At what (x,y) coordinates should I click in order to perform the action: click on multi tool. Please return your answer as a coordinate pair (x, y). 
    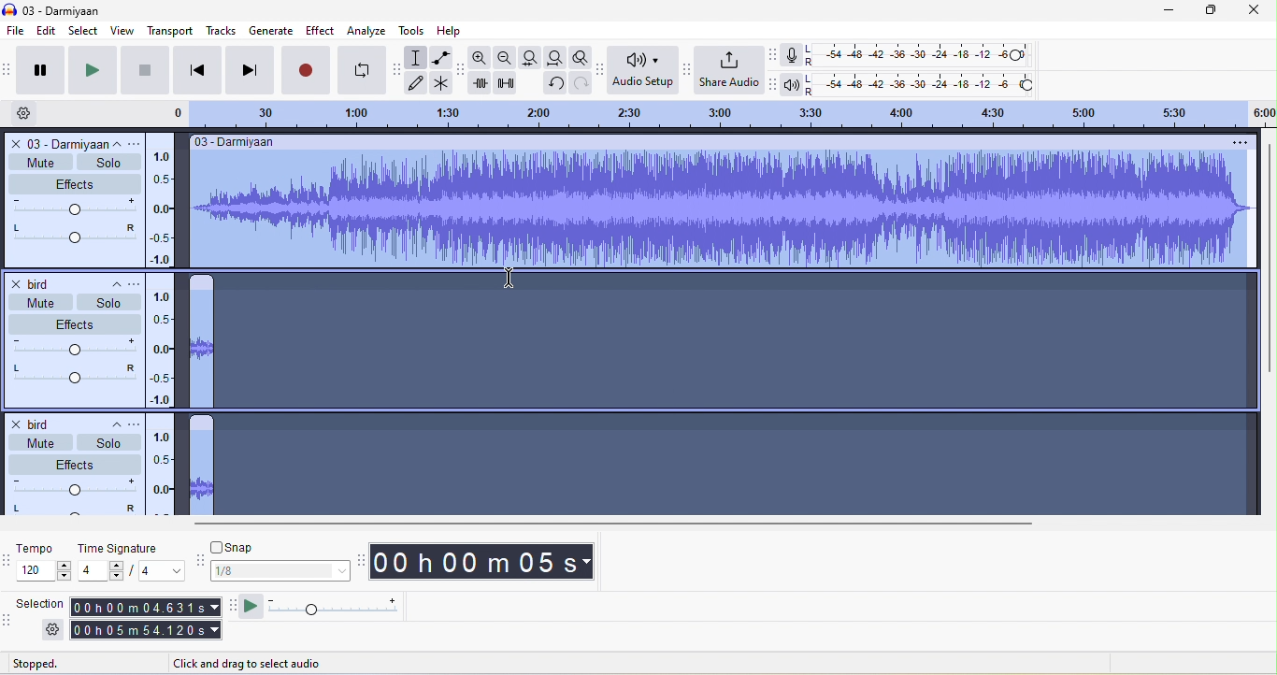
    Looking at the image, I should click on (439, 85).